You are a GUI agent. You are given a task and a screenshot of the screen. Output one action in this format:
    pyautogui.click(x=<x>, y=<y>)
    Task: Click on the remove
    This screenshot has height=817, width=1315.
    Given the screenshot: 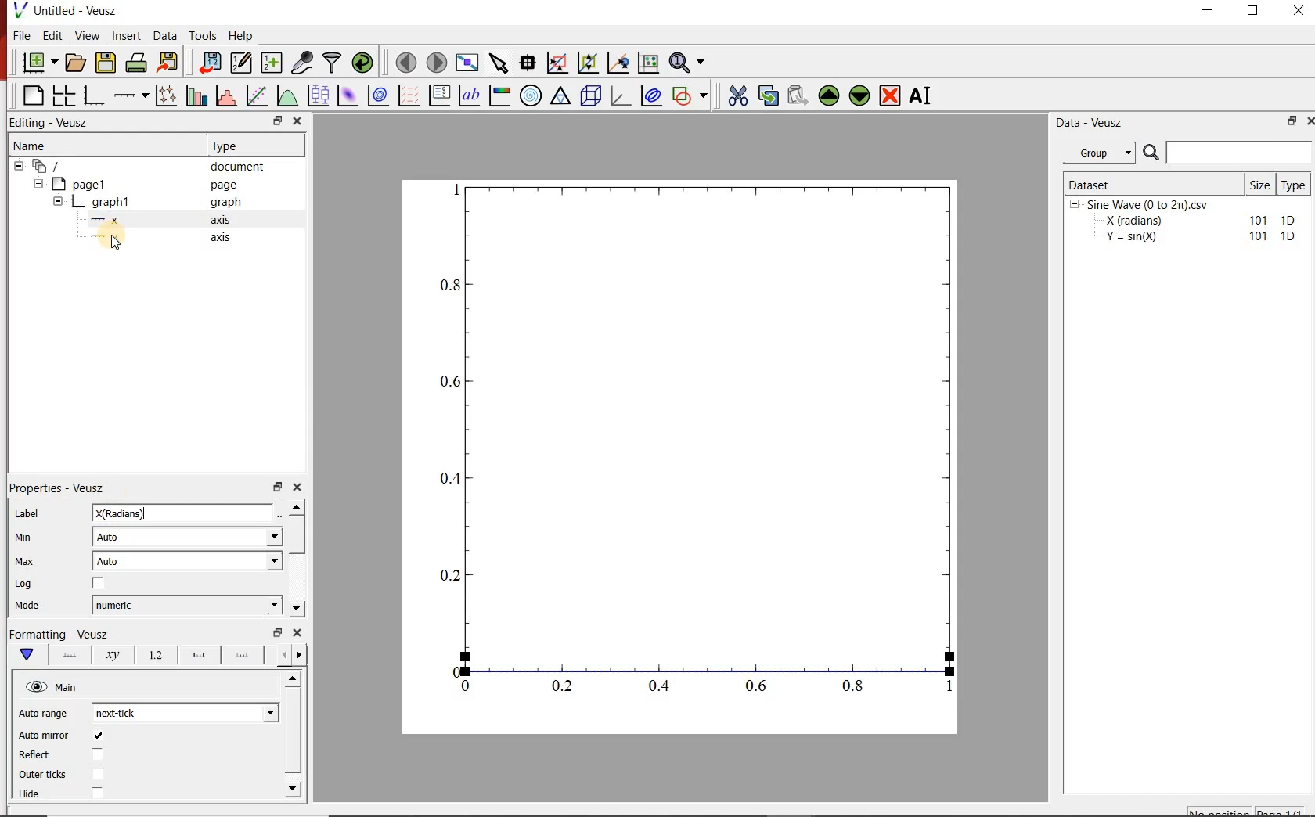 What is the action you would take?
    pyautogui.click(x=890, y=95)
    